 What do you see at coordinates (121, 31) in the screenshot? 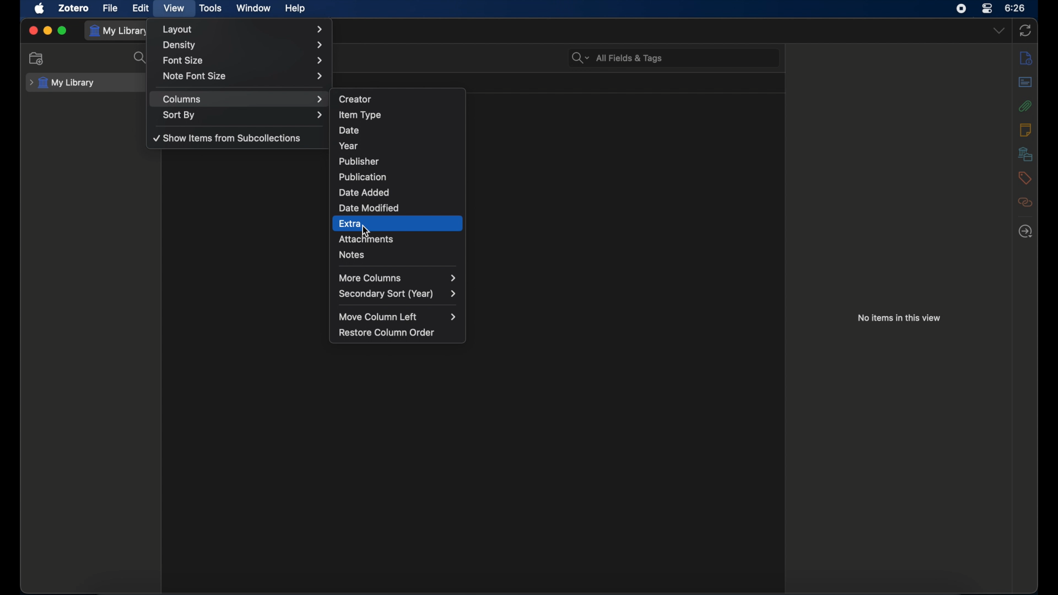
I see `my library` at bounding box center [121, 31].